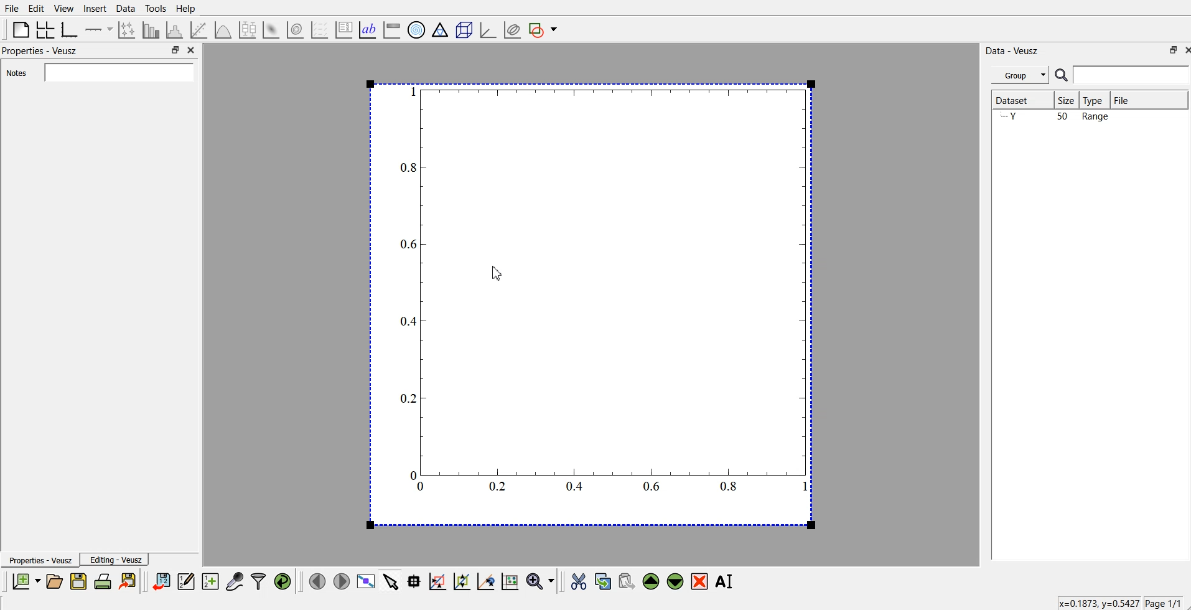 This screenshot has height=610, width=1191. Describe the element at coordinates (417, 29) in the screenshot. I see `polar graph` at that location.